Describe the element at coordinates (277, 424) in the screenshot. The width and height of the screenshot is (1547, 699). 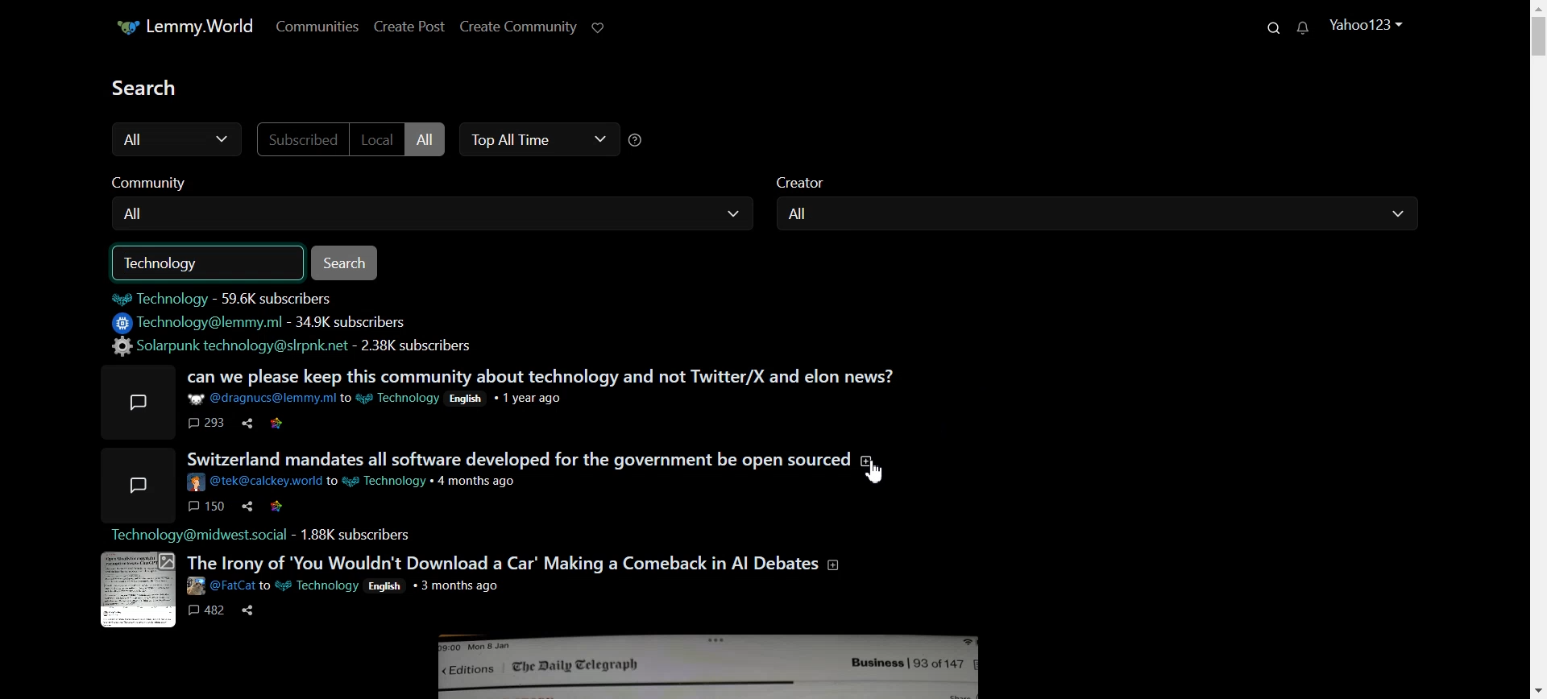
I see `starred` at that location.